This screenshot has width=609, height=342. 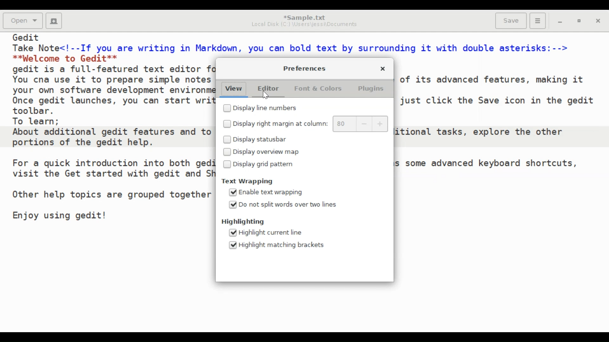 What do you see at coordinates (560, 22) in the screenshot?
I see `minimize` at bounding box center [560, 22].